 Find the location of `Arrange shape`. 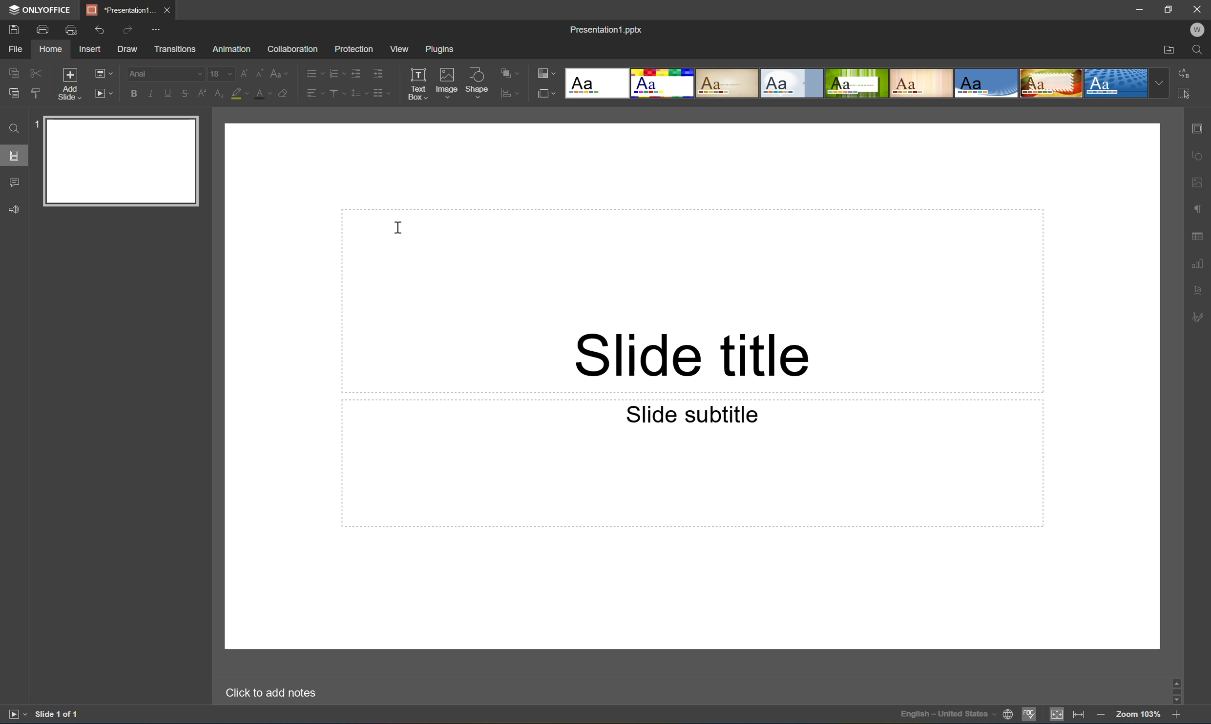

Arrange shape is located at coordinates (510, 71).